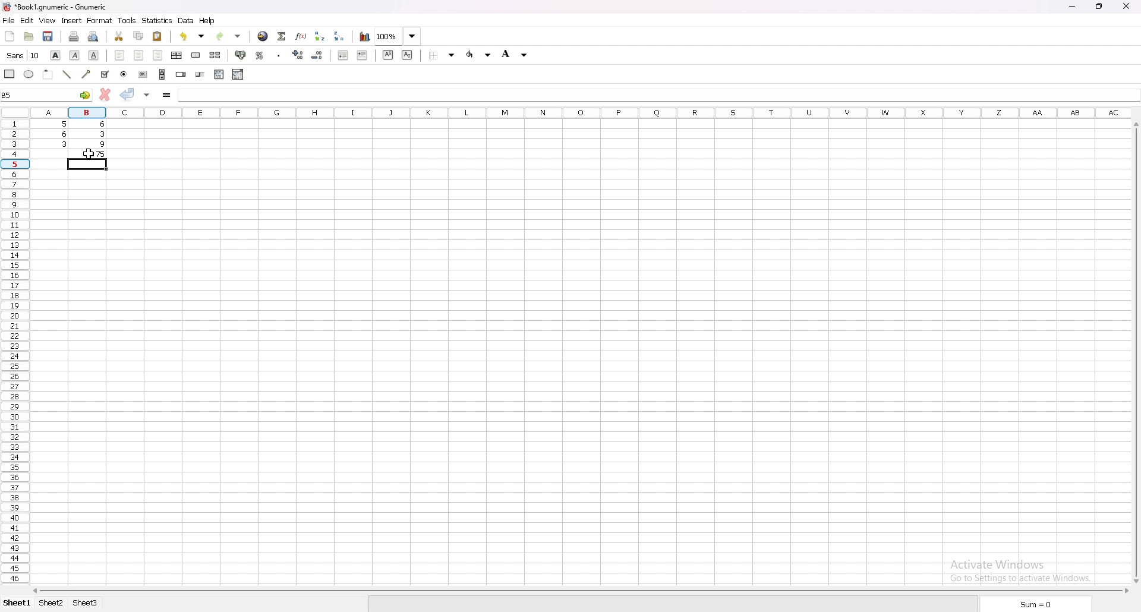  What do you see at coordinates (282, 36) in the screenshot?
I see `summation` at bounding box center [282, 36].